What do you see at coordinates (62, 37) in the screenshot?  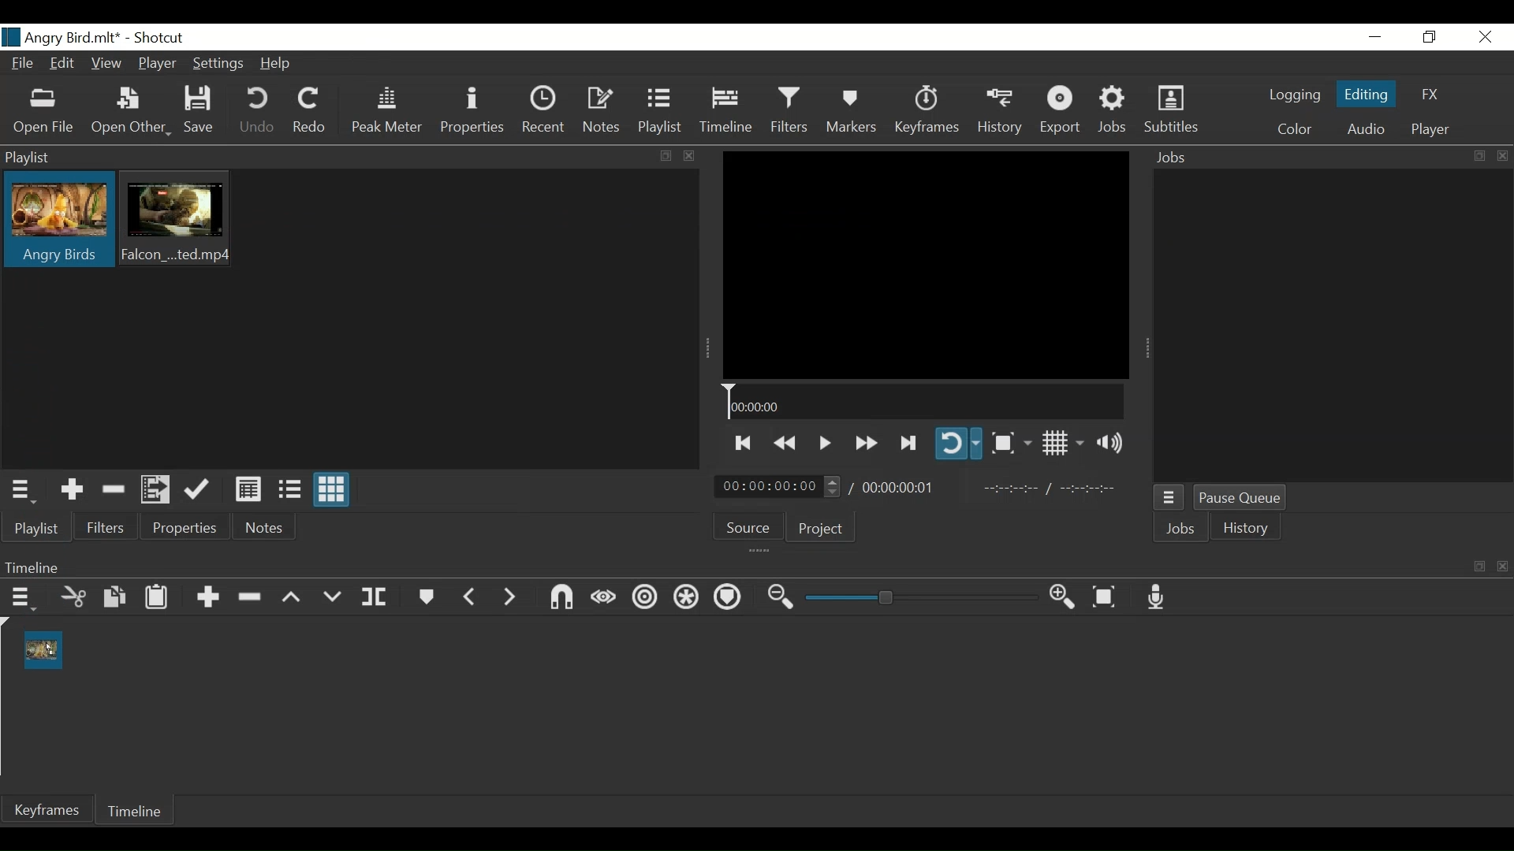 I see `File Name` at bounding box center [62, 37].